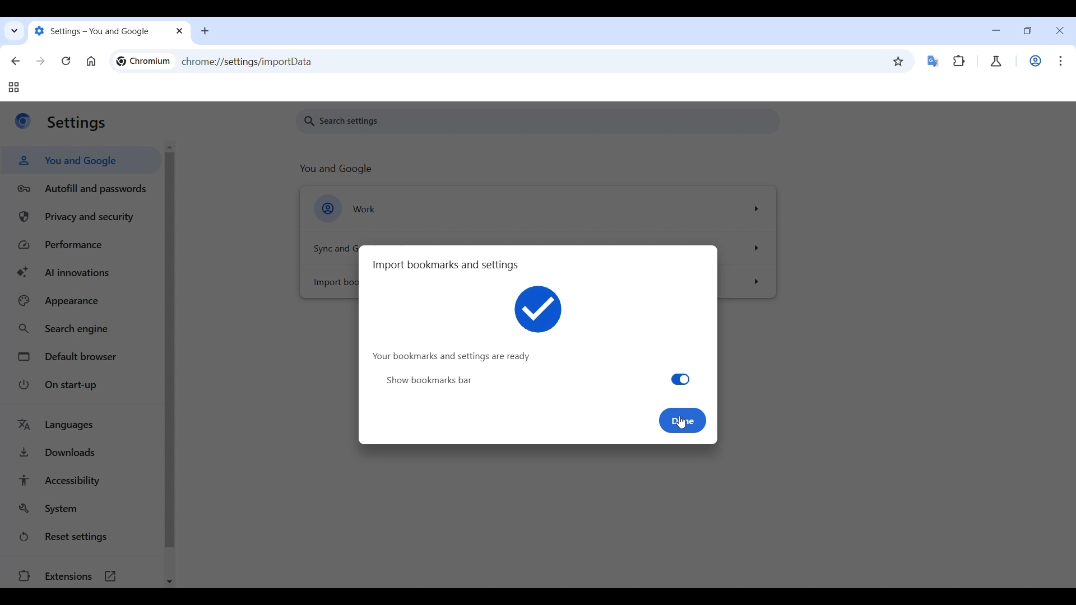 This screenshot has height=605, width=1076. I want to click on Work , so click(538, 208).